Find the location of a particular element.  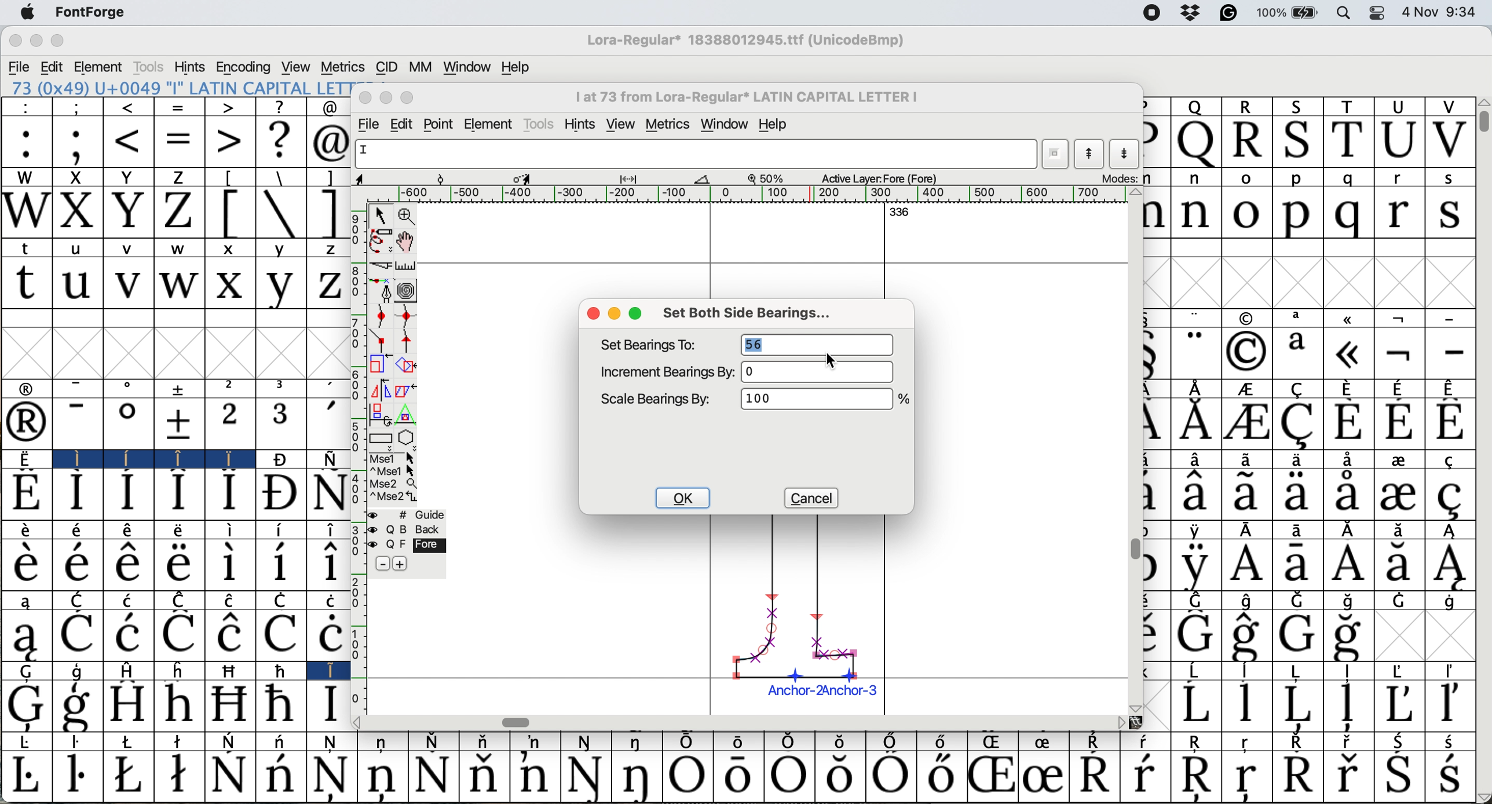

[ is located at coordinates (230, 213).